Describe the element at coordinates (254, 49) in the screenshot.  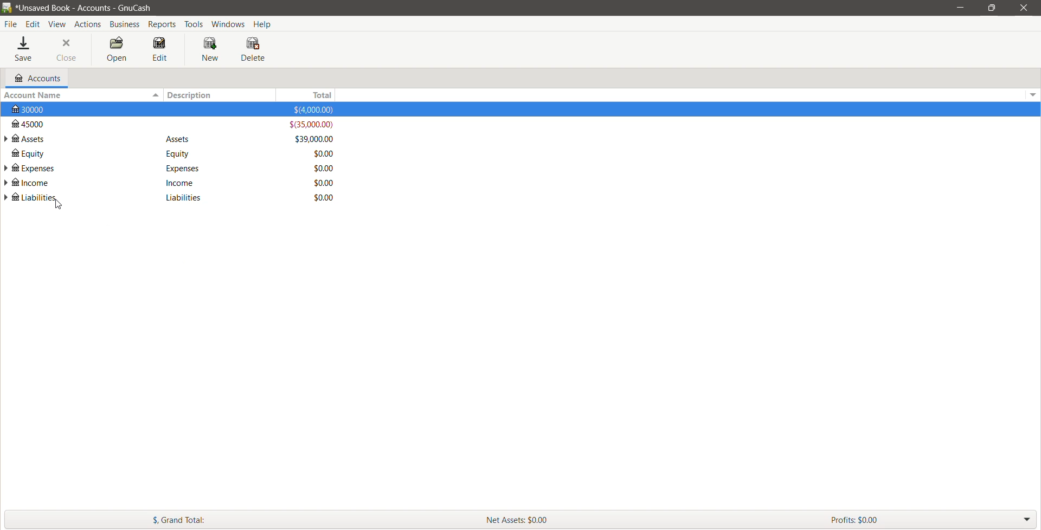
I see `Delete` at that location.